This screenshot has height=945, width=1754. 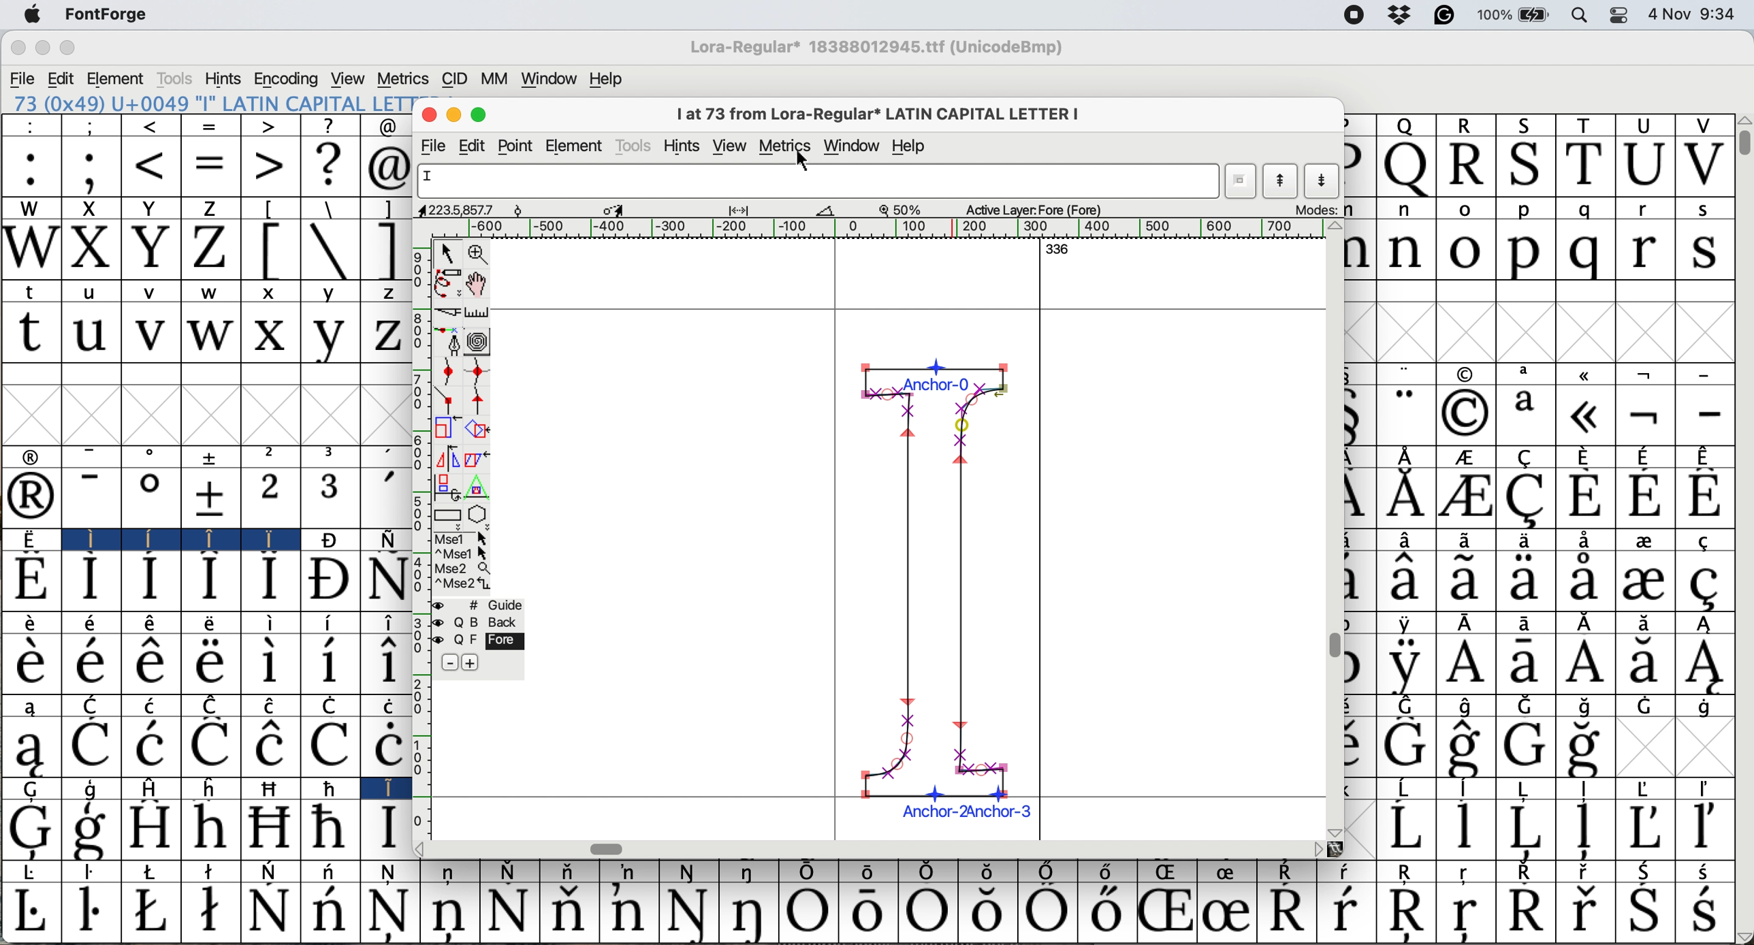 What do you see at coordinates (225, 79) in the screenshot?
I see `hints` at bounding box center [225, 79].